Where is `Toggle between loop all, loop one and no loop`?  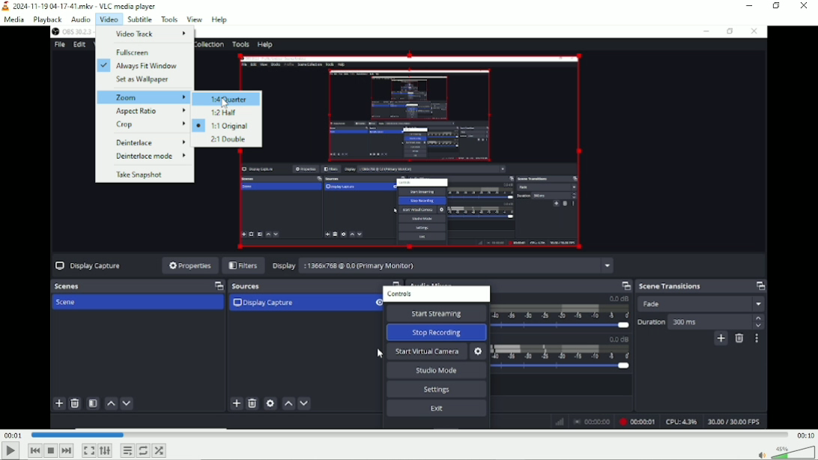 Toggle between loop all, loop one and no loop is located at coordinates (143, 450).